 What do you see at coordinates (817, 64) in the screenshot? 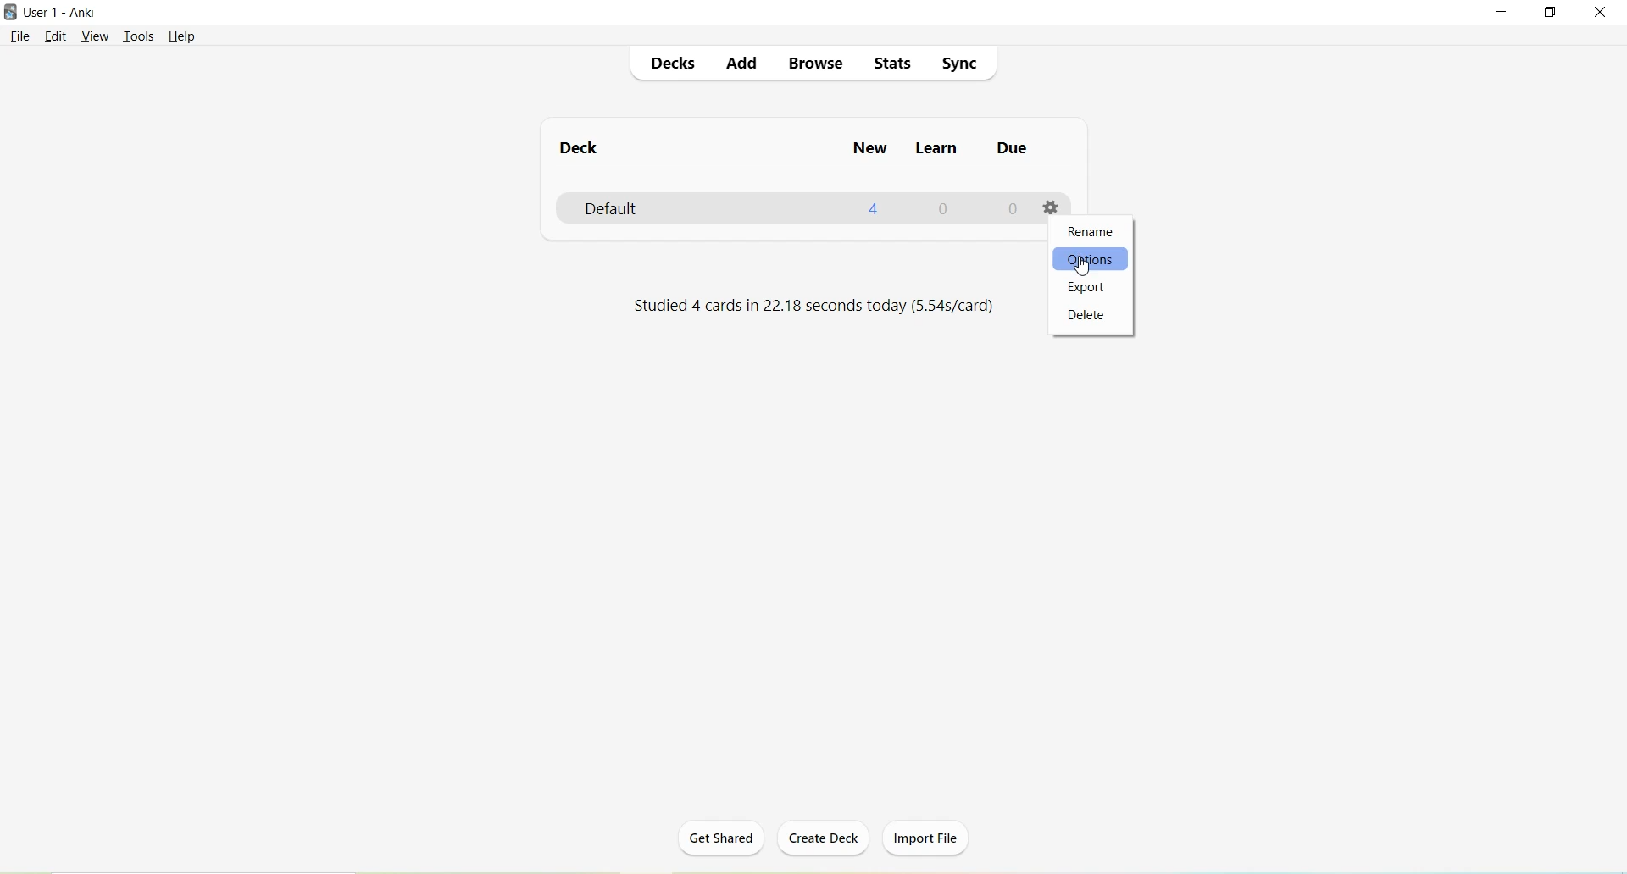
I see `Browse` at bounding box center [817, 64].